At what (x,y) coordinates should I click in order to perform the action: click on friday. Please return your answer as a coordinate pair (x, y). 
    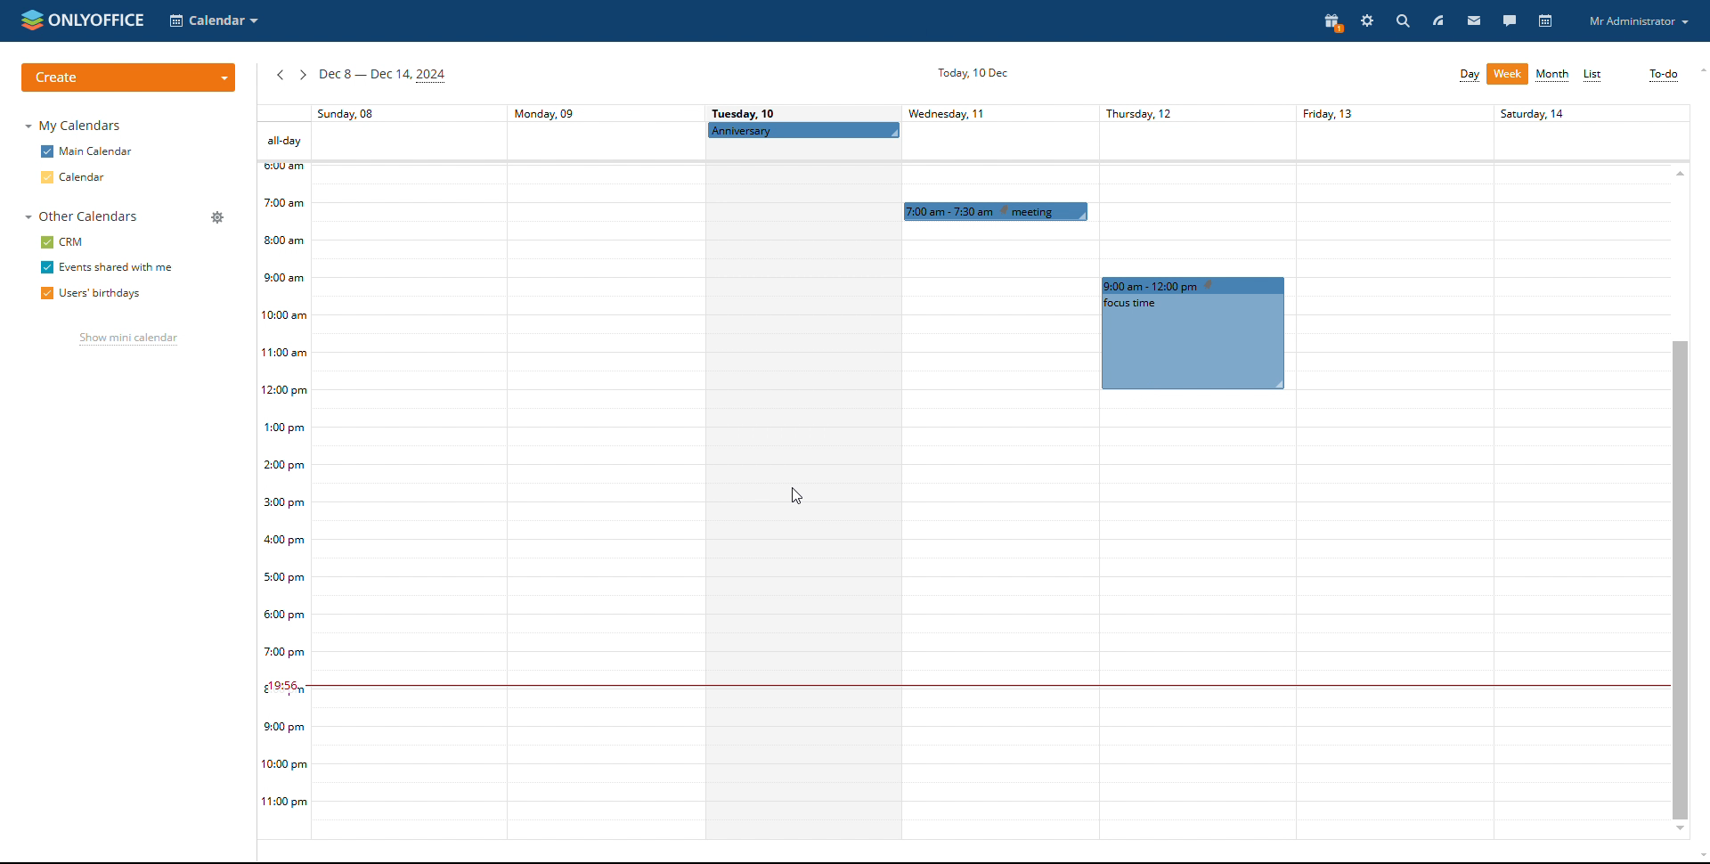
    Looking at the image, I should click on (1390, 471).